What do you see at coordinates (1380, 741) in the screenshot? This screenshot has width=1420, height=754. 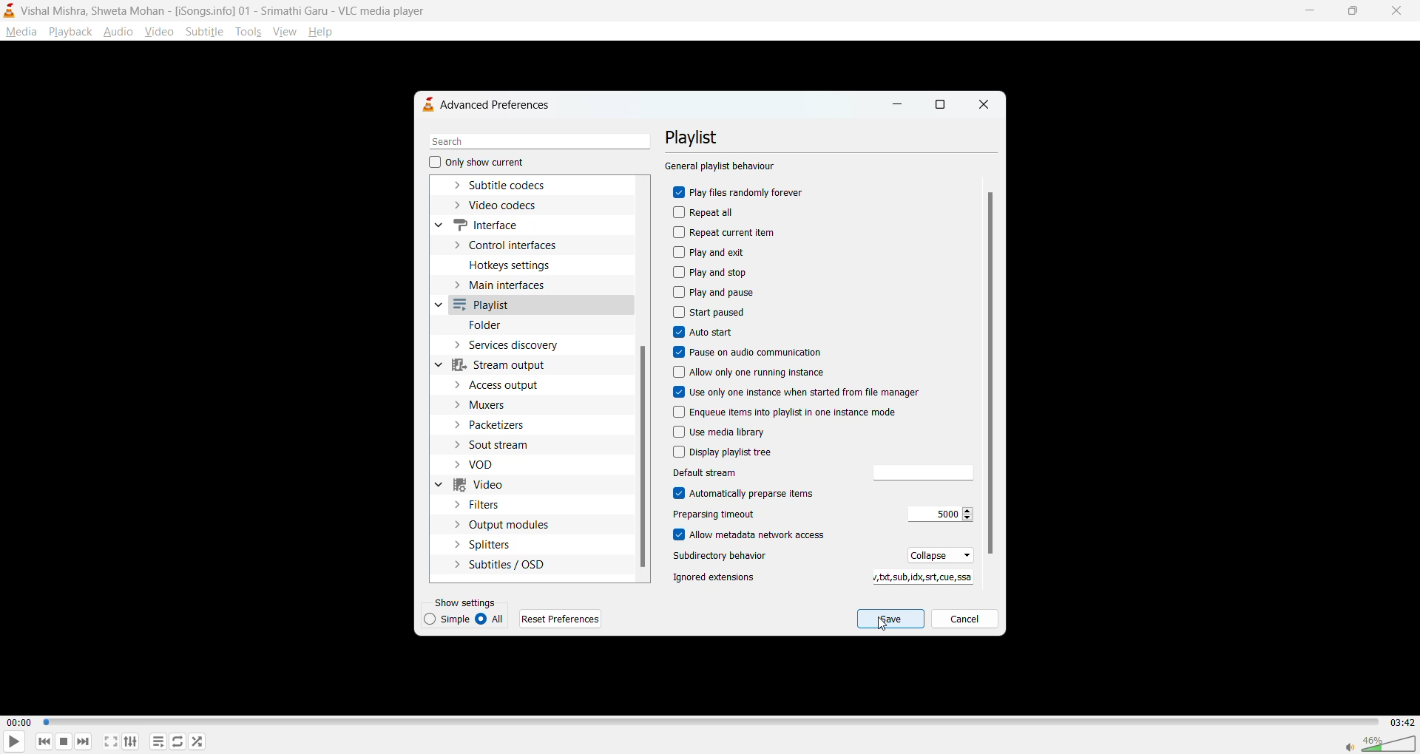 I see `volume` at bounding box center [1380, 741].